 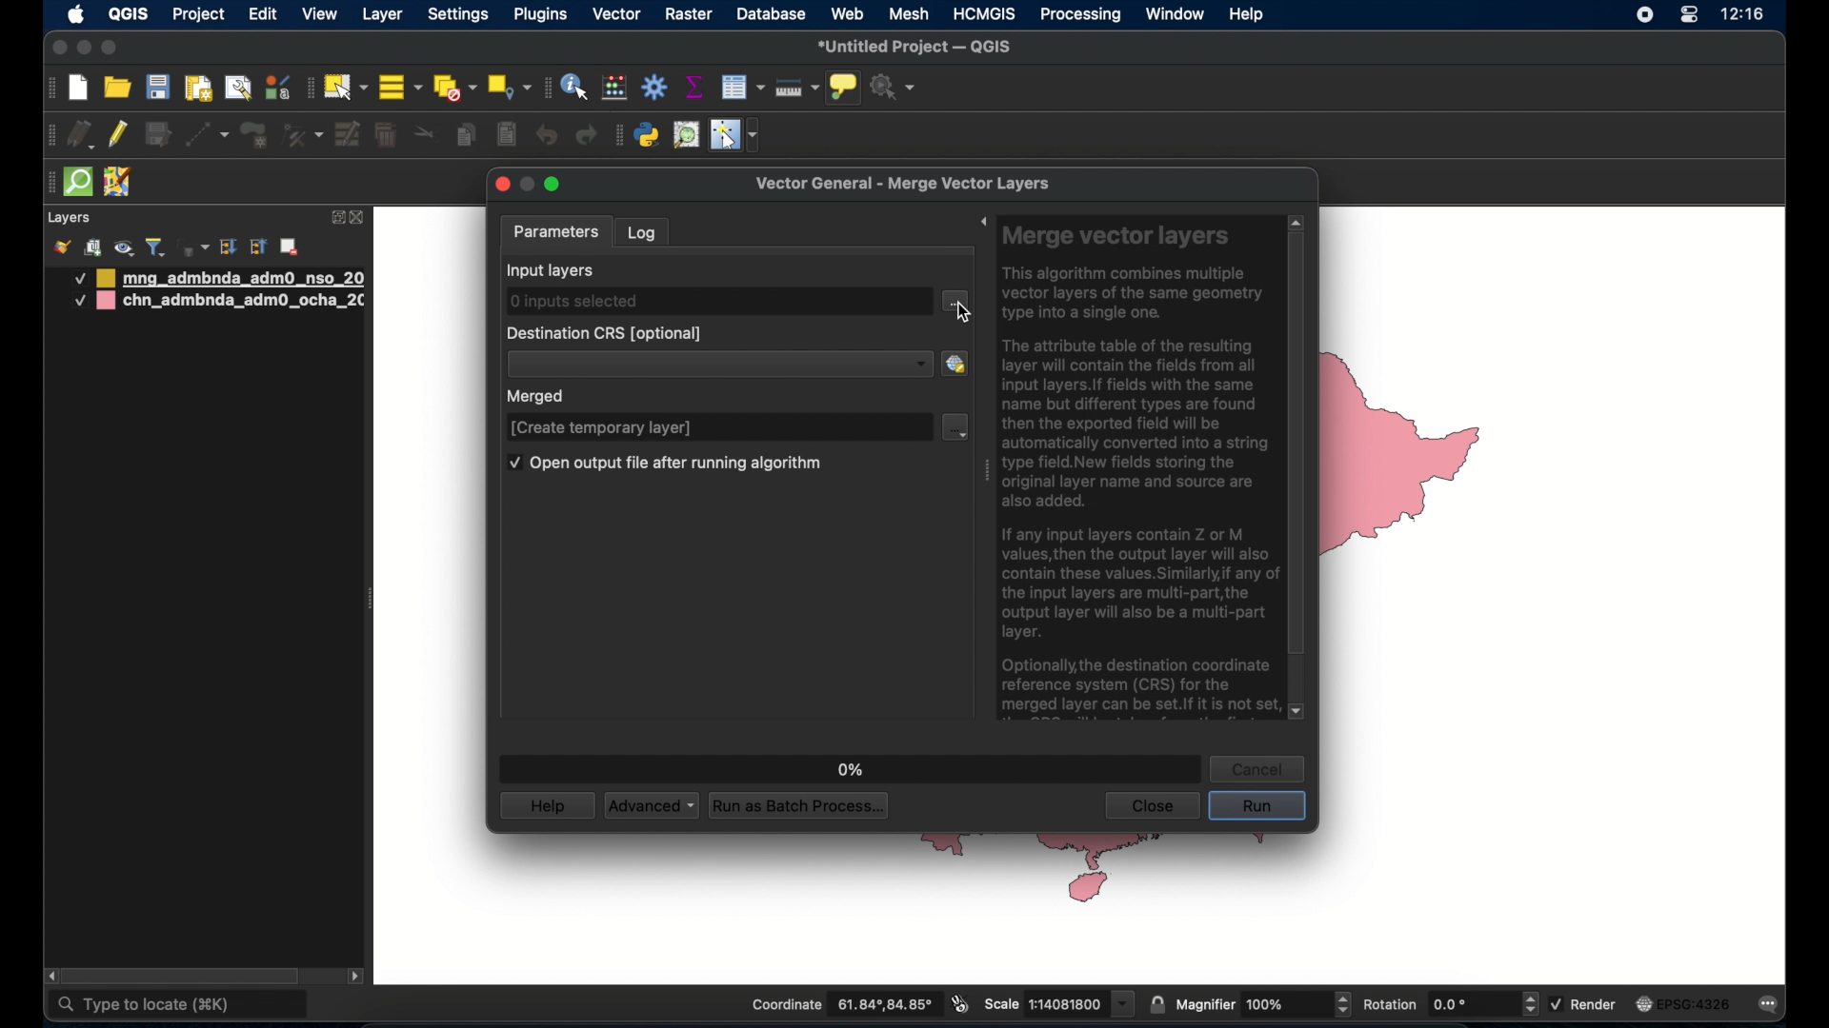 I want to click on run, so click(x=1256, y=807).